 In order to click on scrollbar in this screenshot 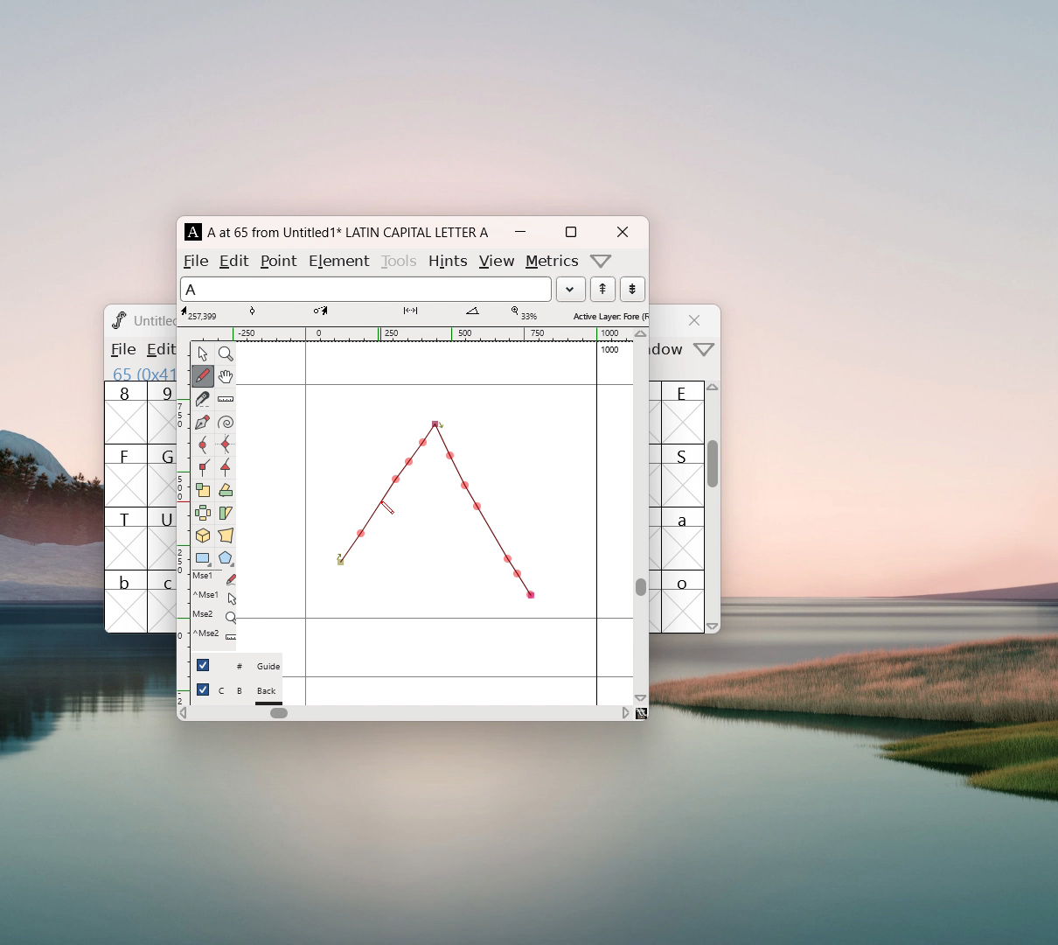, I will do `click(641, 586)`.